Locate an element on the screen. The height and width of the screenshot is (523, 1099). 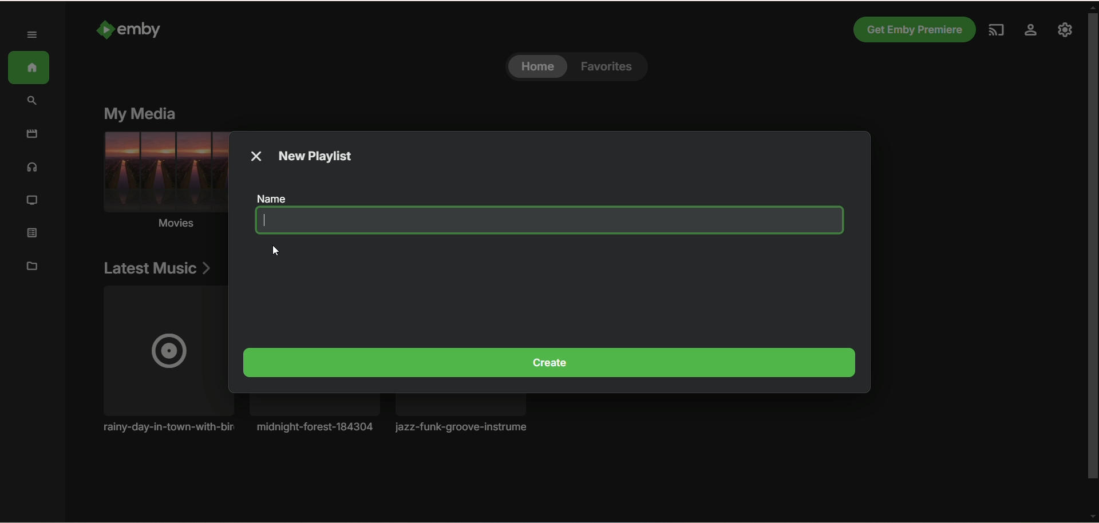
emby is located at coordinates (140, 30).